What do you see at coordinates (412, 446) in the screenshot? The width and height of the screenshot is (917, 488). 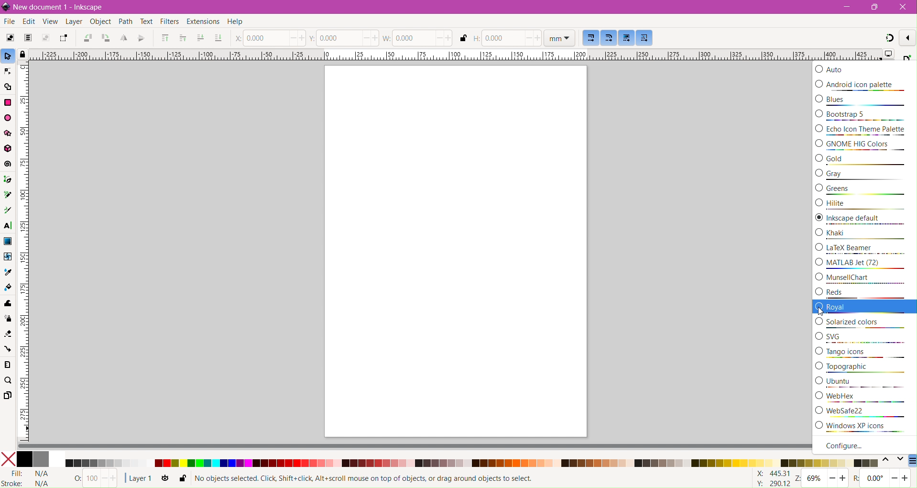 I see `Horizontal Scroll Bar` at bounding box center [412, 446].